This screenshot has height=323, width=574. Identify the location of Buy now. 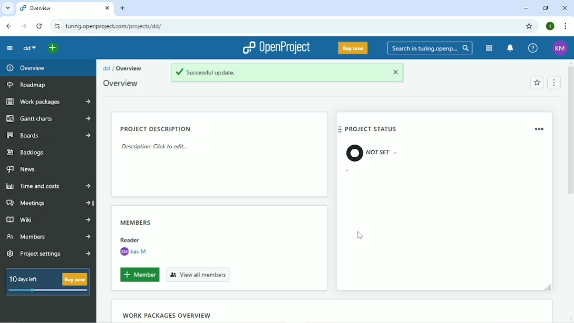
(353, 48).